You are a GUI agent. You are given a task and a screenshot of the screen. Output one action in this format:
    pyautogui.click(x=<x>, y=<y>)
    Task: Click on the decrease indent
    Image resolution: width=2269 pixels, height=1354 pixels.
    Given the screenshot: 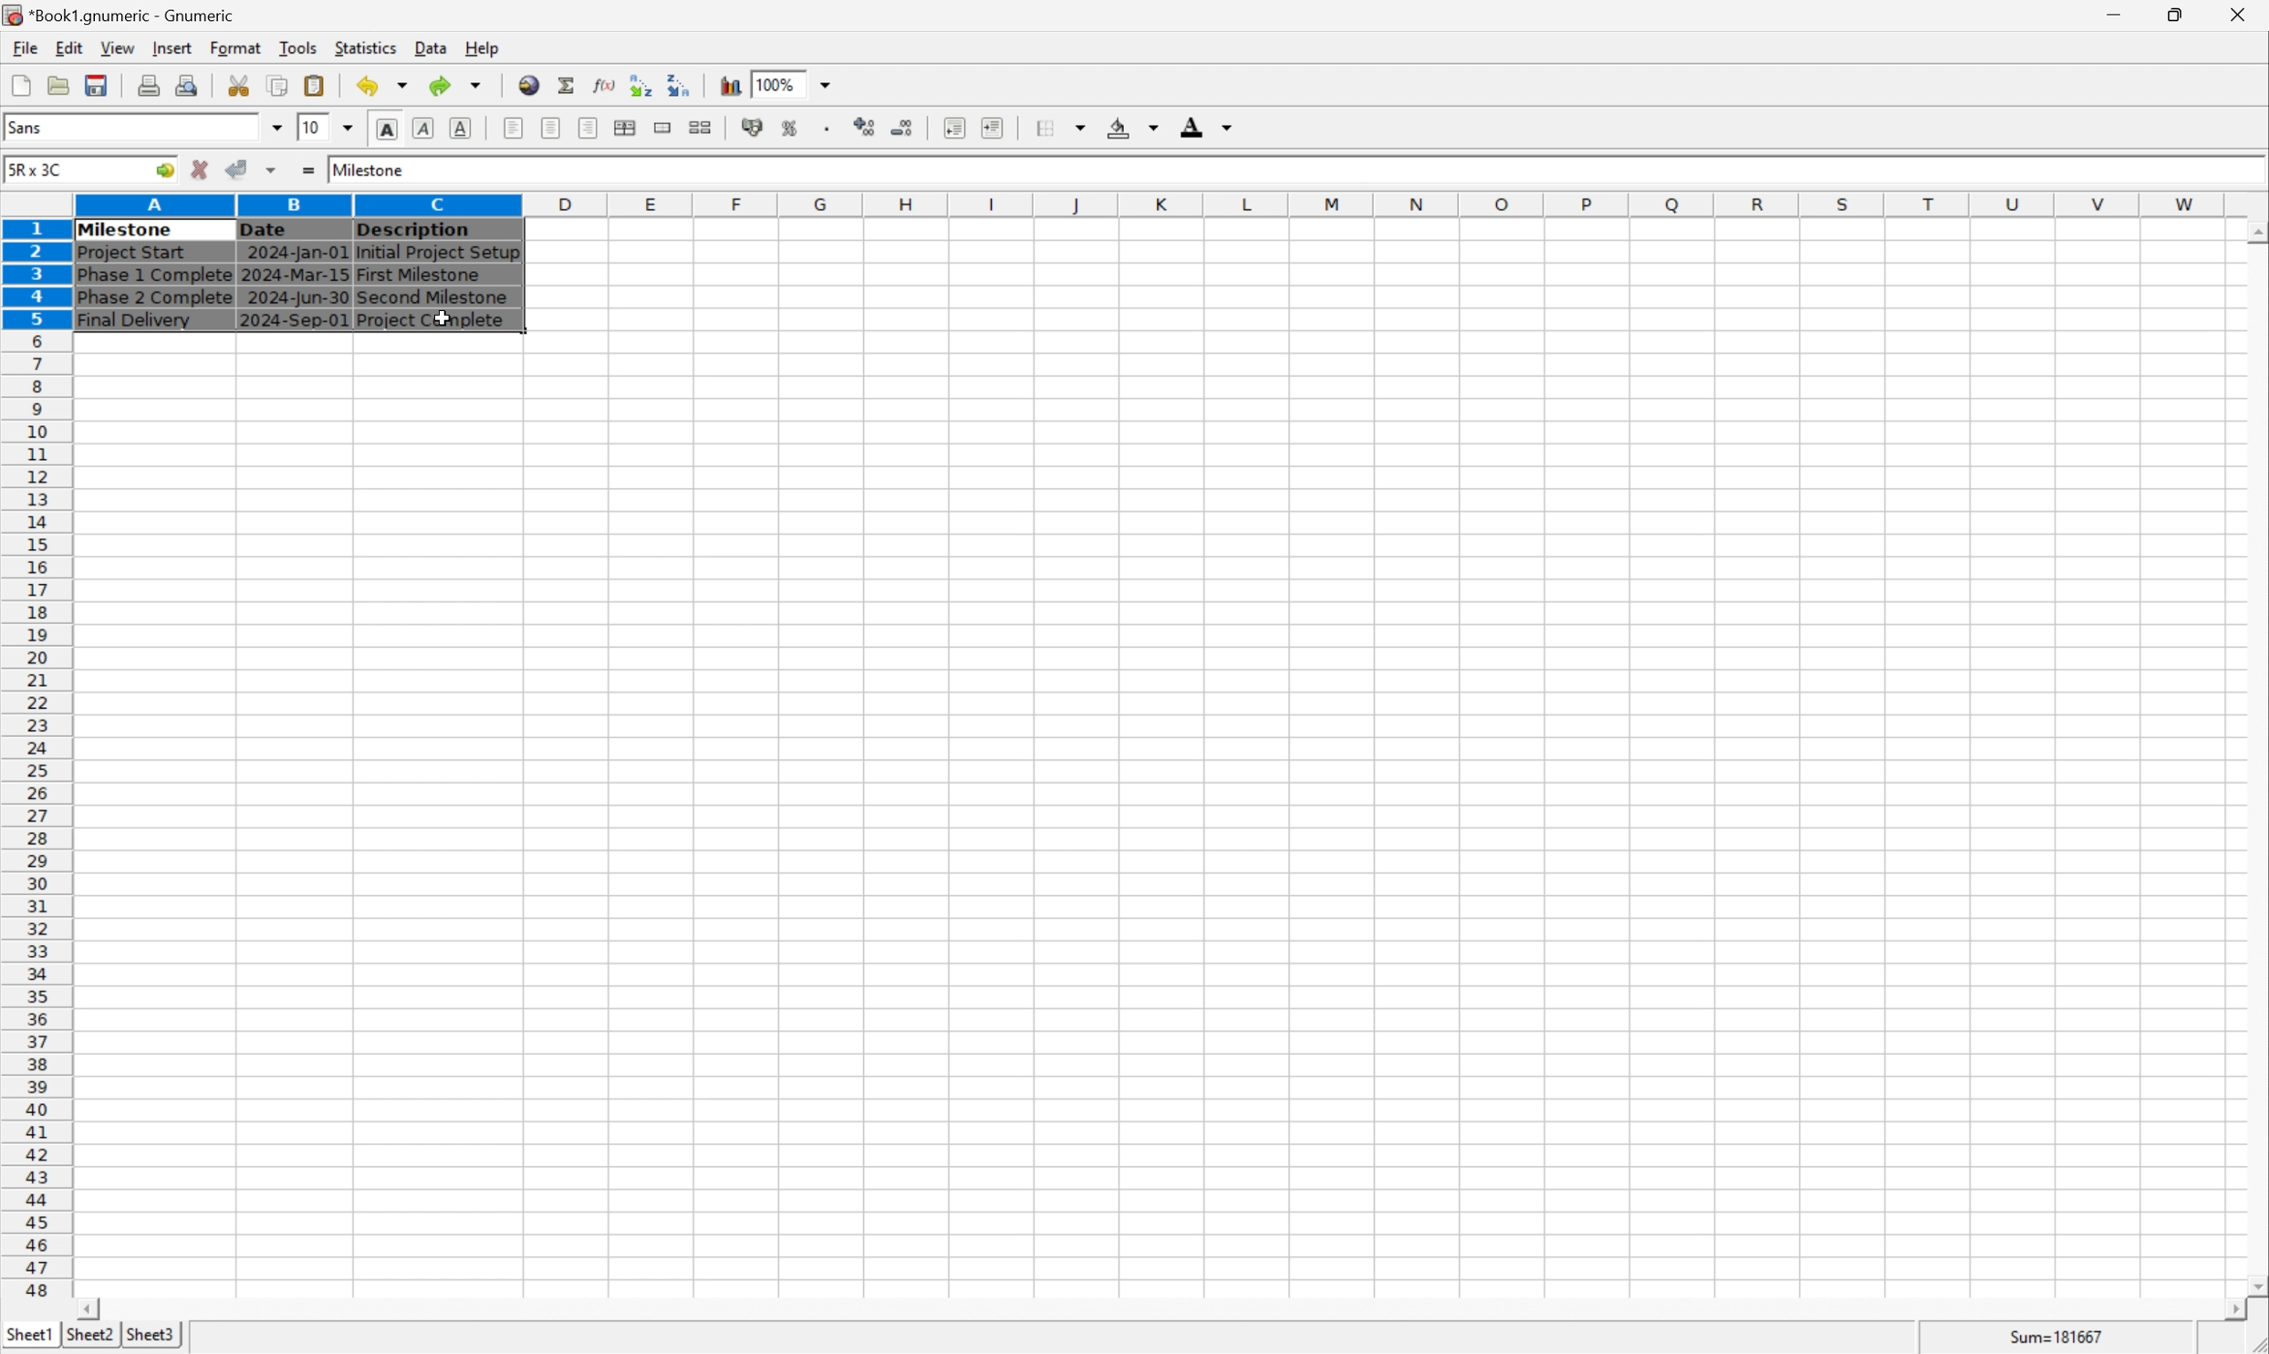 What is the action you would take?
    pyautogui.click(x=954, y=130)
    